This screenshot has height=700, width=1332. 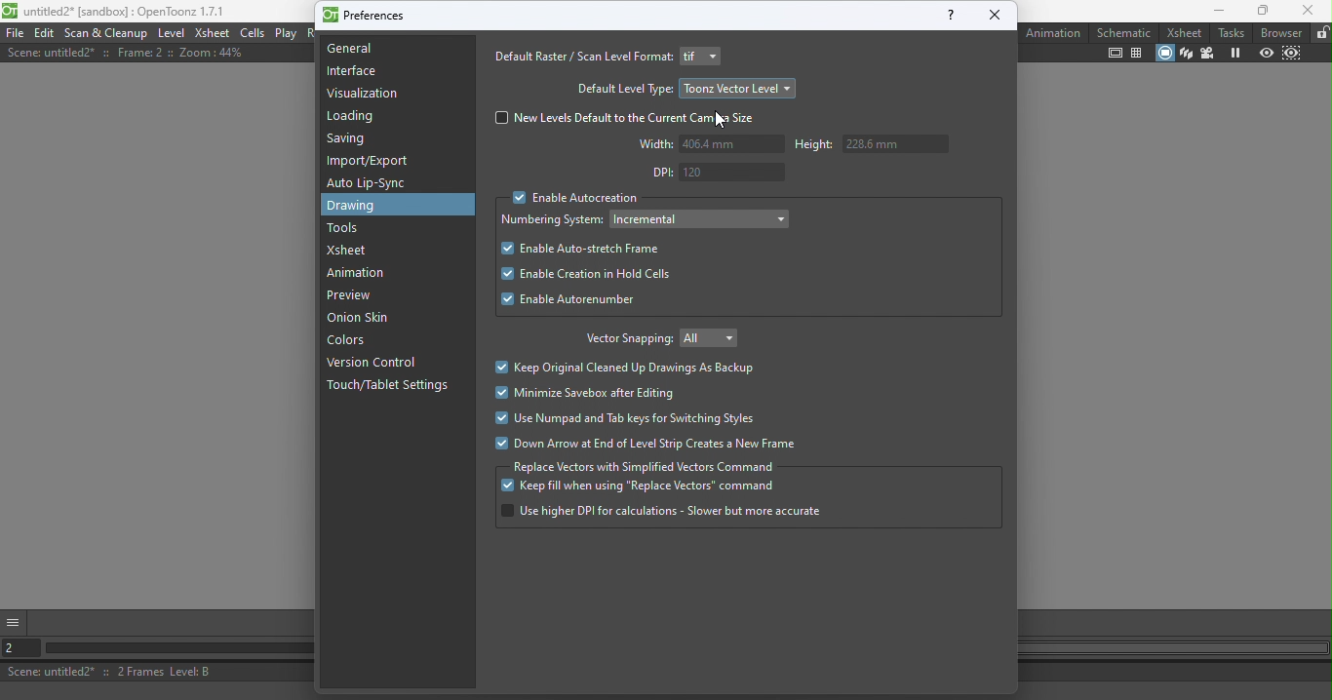 I want to click on More options, so click(x=14, y=620).